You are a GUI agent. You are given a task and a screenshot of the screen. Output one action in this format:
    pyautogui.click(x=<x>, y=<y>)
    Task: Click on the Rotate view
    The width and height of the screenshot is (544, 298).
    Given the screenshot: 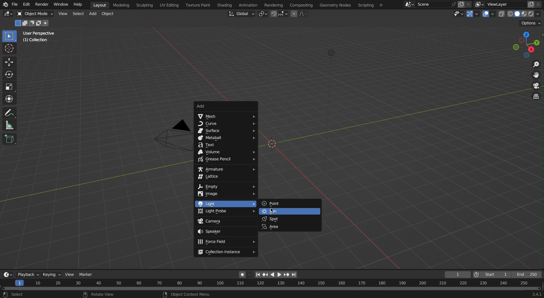 What is the action you would take?
    pyautogui.click(x=105, y=294)
    